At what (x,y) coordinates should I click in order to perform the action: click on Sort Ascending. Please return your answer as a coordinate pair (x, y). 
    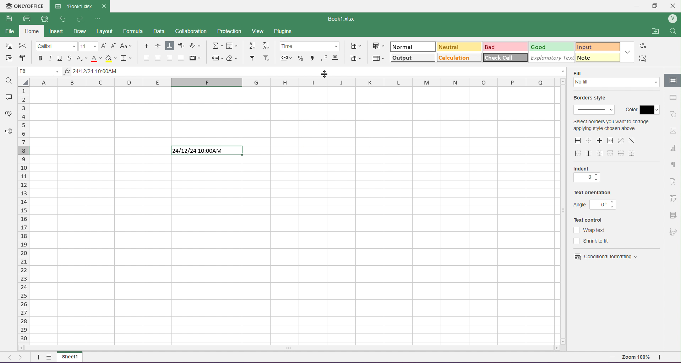
    Looking at the image, I should click on (253, 45).